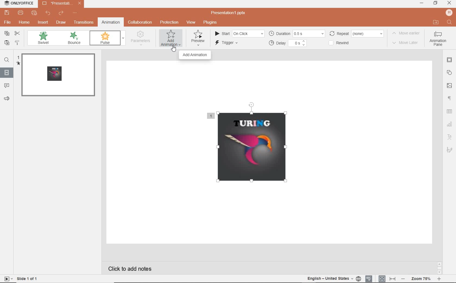 The height and width of the screenshot is (283, 456). Describe the element at coordinates (196, 55) in the screenshot. I see `add animation` at that location.